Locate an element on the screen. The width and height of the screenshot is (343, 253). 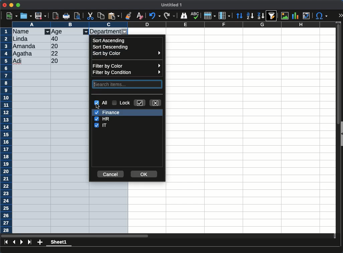
close is located at coordinates (5, 5).